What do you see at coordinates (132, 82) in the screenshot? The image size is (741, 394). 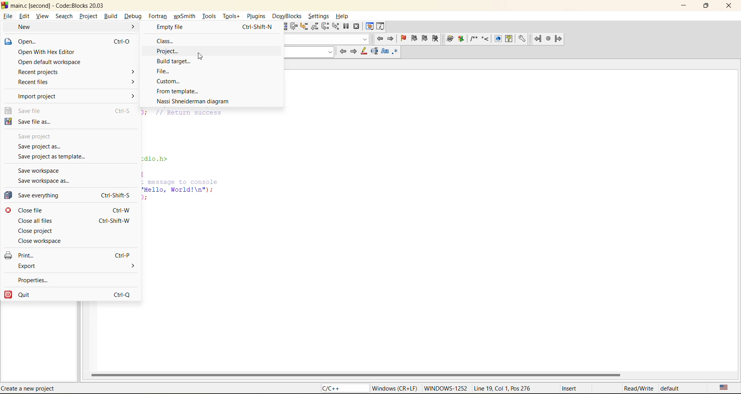 I see `>` at bounding box center [132, 82].